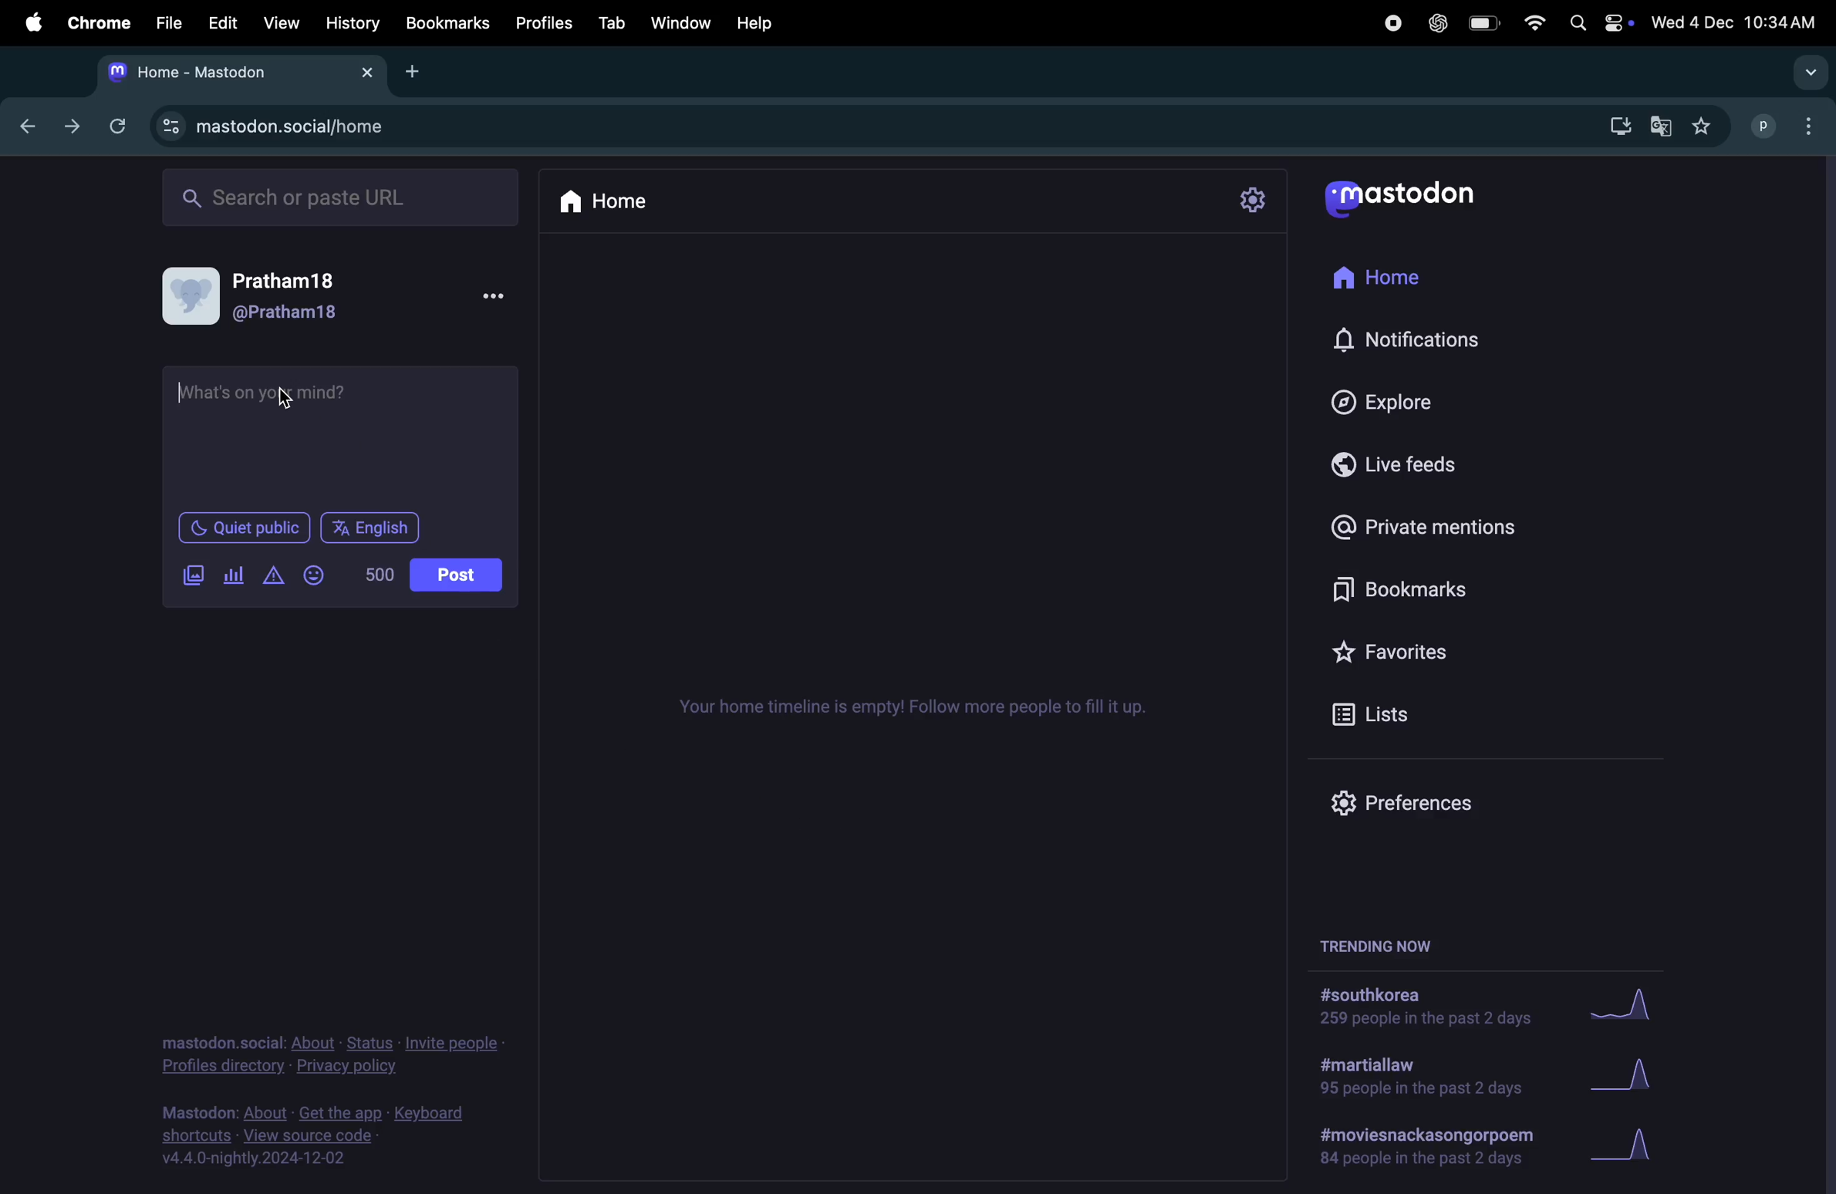  What do you see at coordinates (197, 576) in the screenshot?
I see `add images` at bounding box center [197, 576].